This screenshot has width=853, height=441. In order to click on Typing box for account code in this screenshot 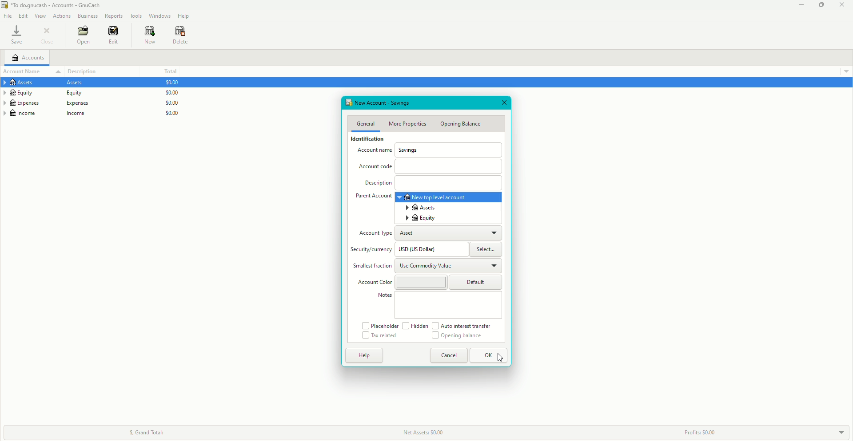, I will do `click(450, 165)`.